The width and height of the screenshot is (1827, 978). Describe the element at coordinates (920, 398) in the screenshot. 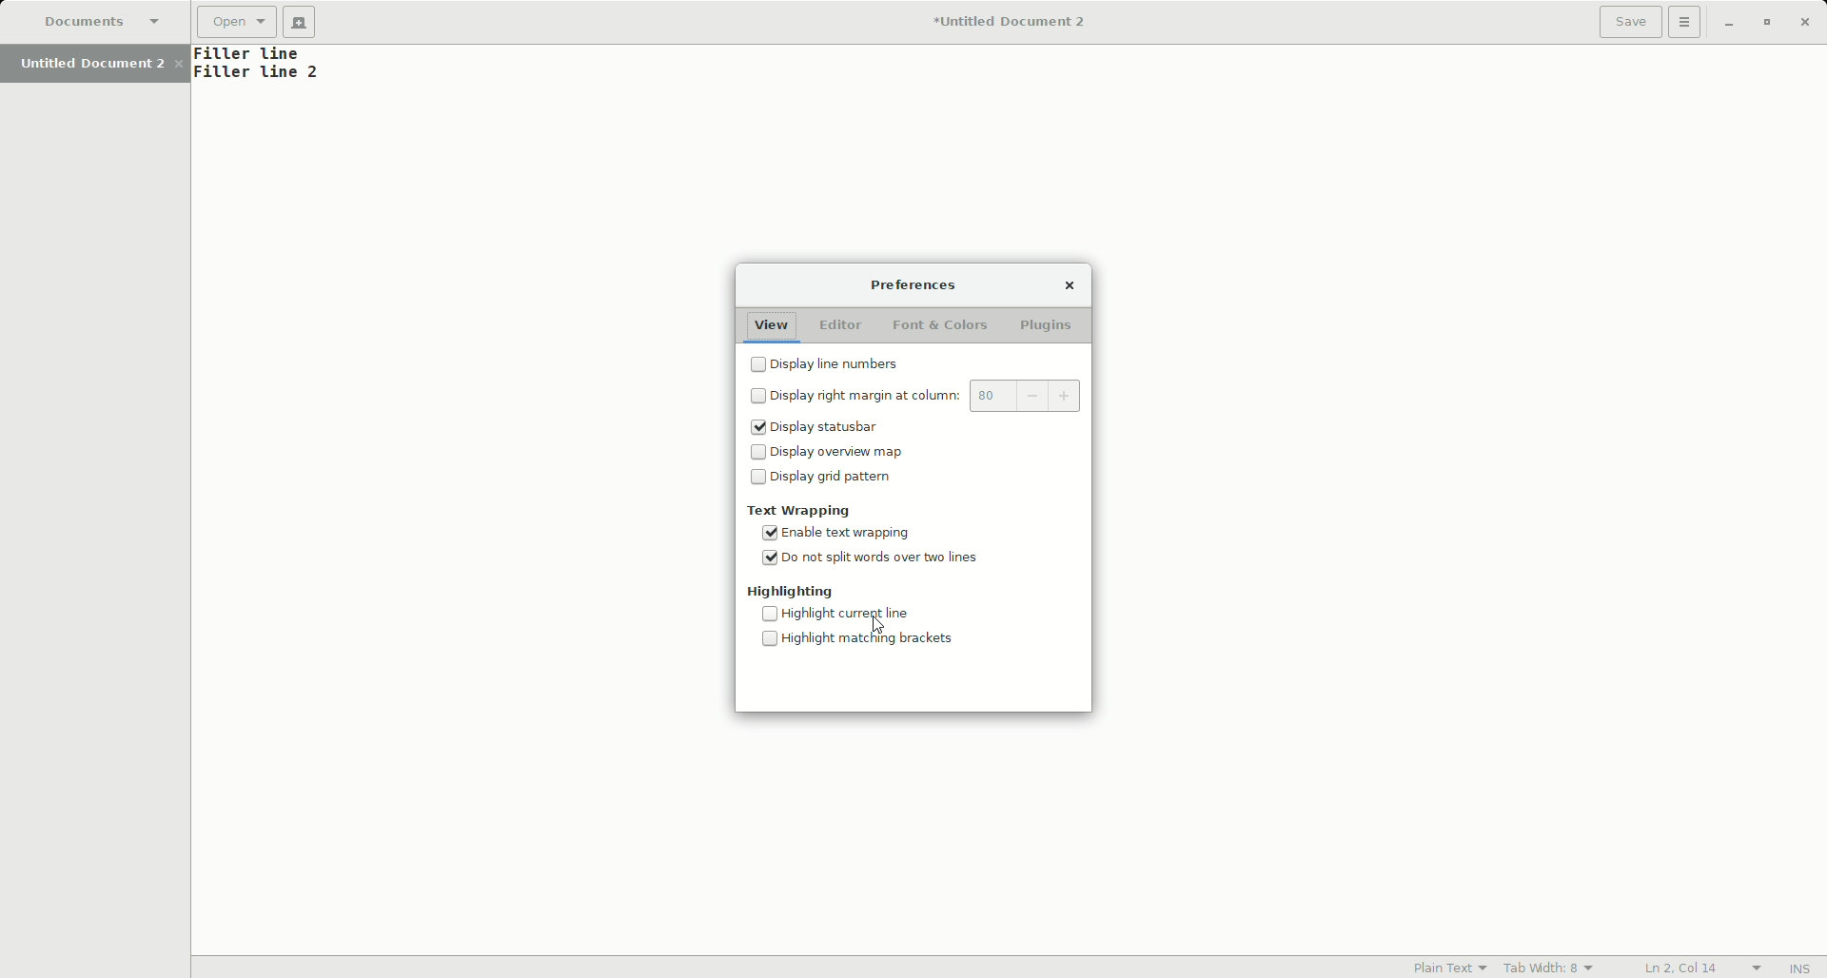

I see `Display right margin` at that location.